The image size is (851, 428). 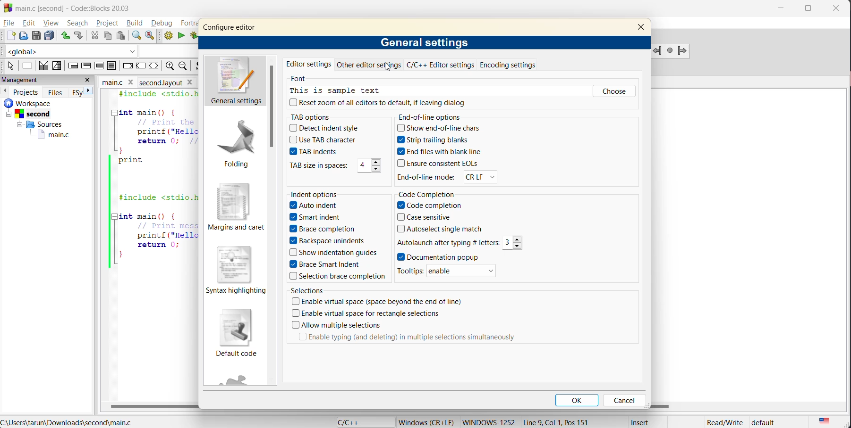 What do you see at coordinates (444, 229) in the screenshot?
I see `Autoselect single match` at bounding box center [444, 229].